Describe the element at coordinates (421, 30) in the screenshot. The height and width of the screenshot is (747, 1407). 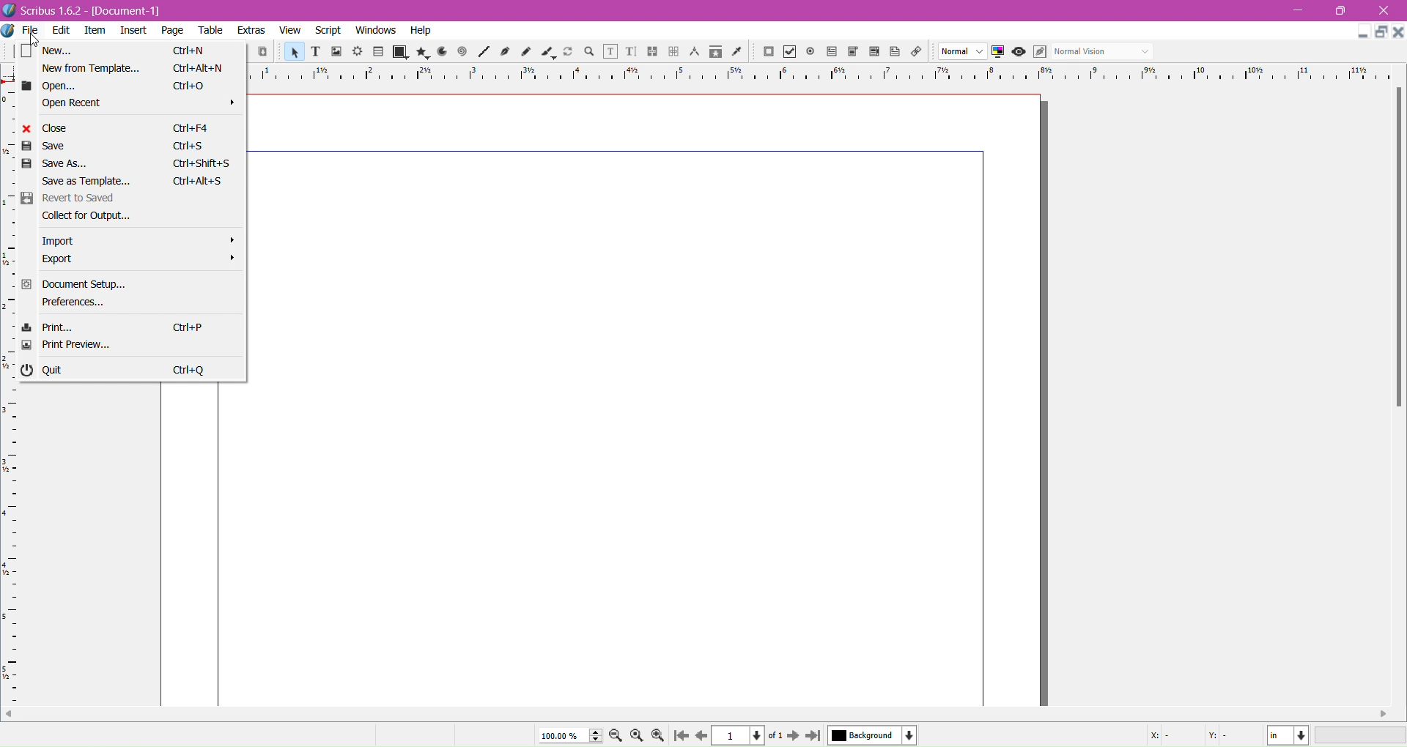
I see `Help` at that location.